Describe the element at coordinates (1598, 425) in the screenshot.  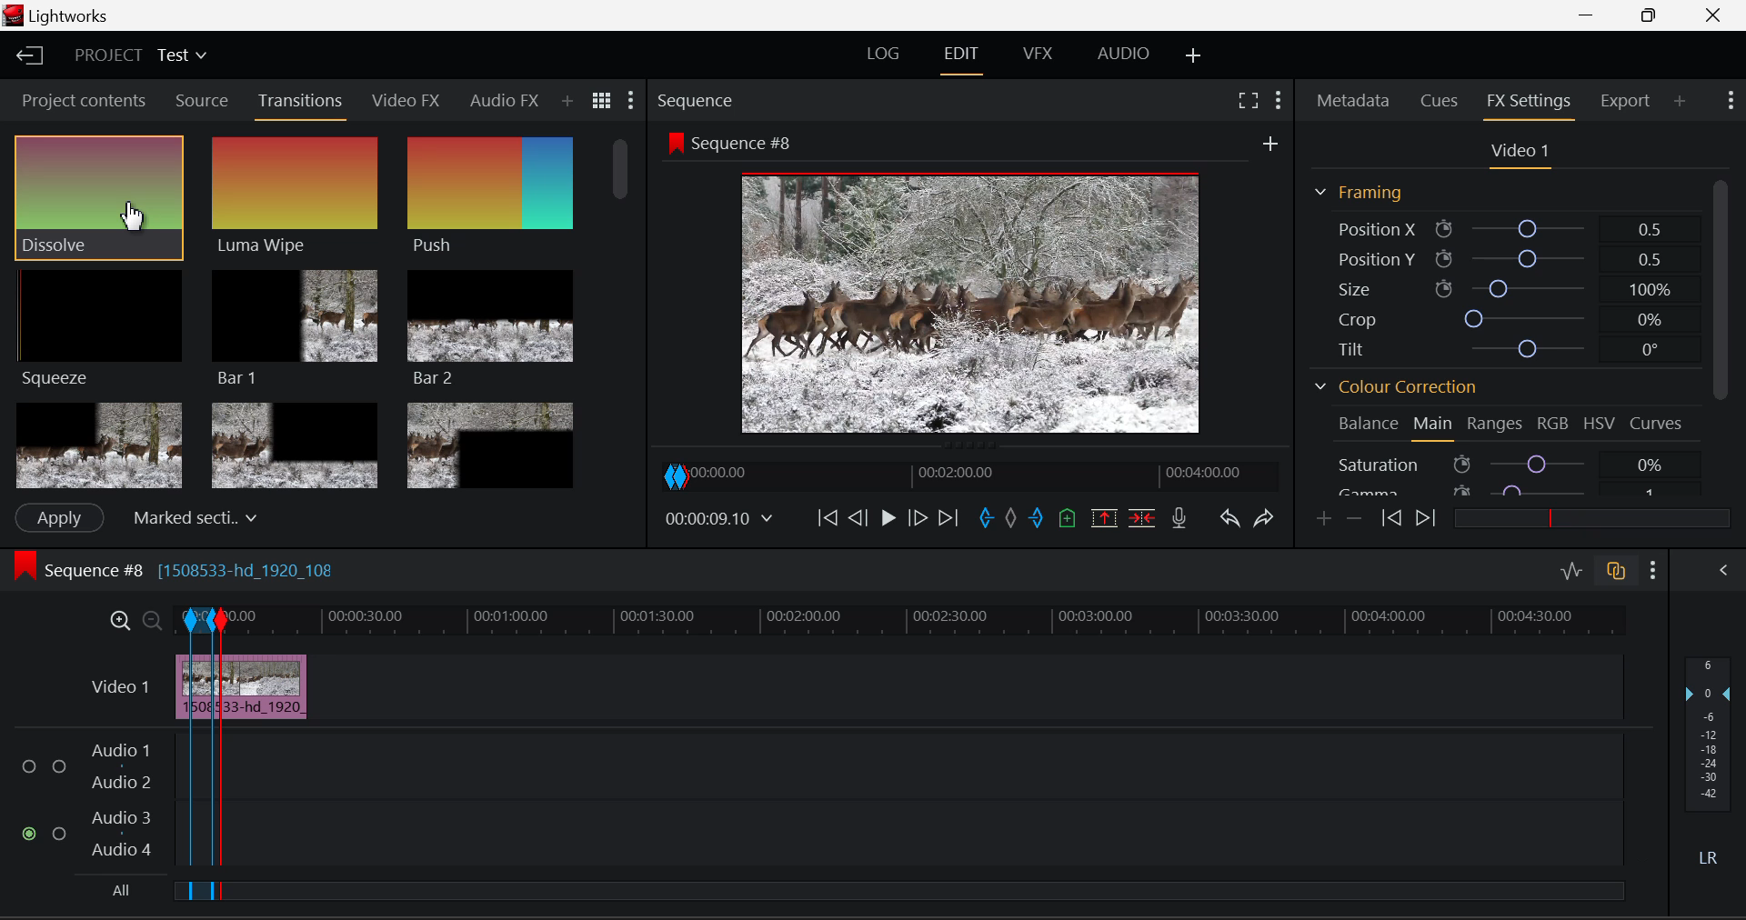
I see `HSV` at that location.